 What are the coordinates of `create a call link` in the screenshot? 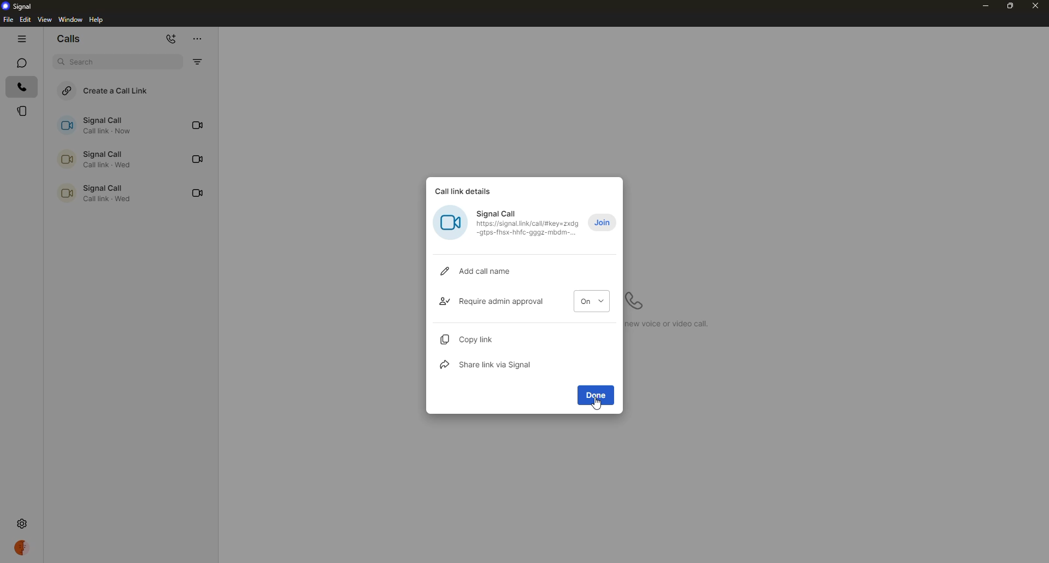 It's located at (113, 91).